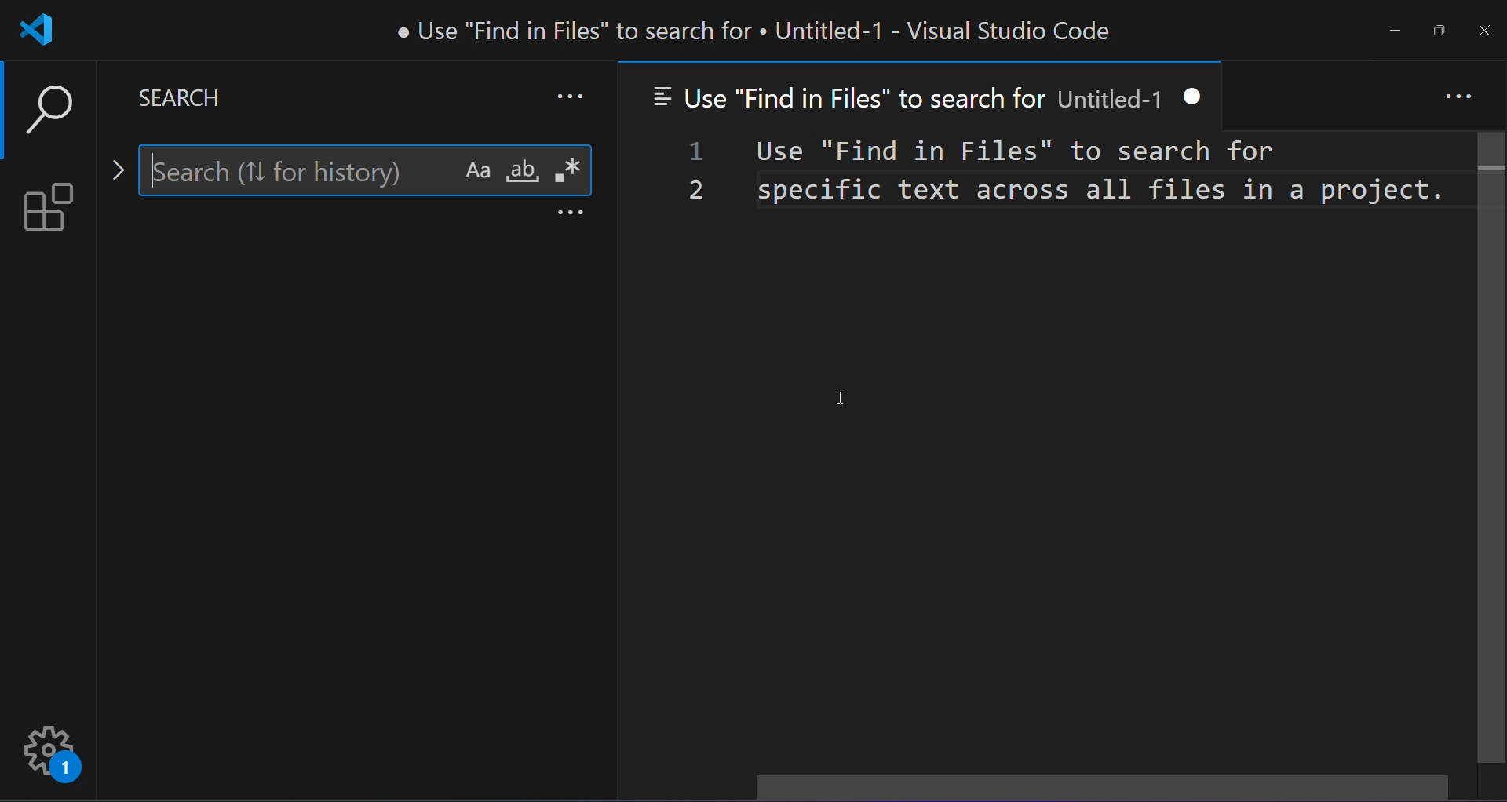 Image resolution: width=1507 pixels, height=802 pixels. Describe the element at coordinates (1454, 99) in the screenshot. I see `more` at that location.